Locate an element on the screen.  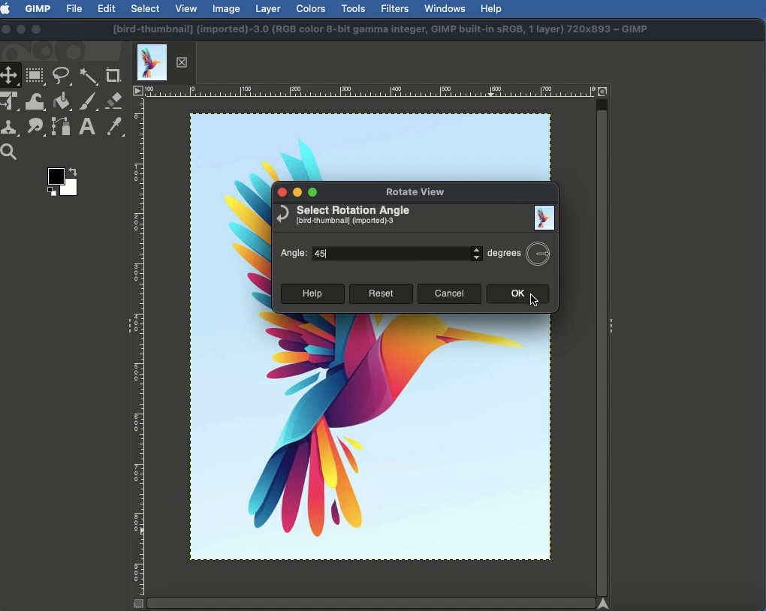
Color picker is located at coordinates (113, 128).